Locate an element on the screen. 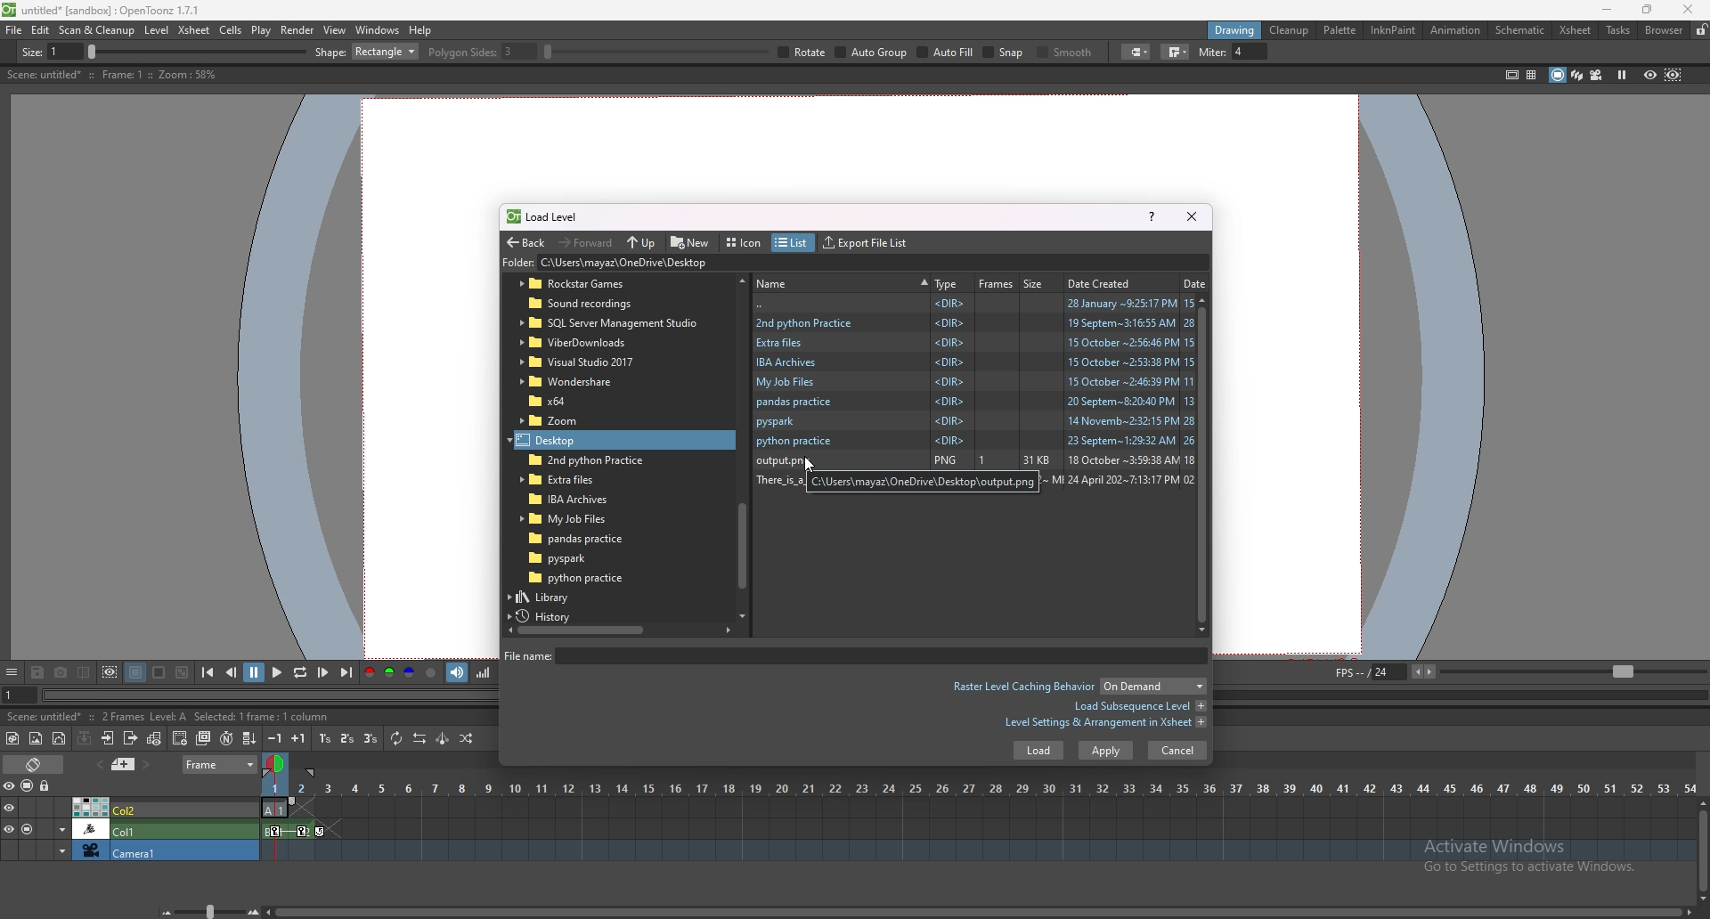 Image resolution: width=1710 pixels, height=919 pixels. render is located at coordinates (298, 30).